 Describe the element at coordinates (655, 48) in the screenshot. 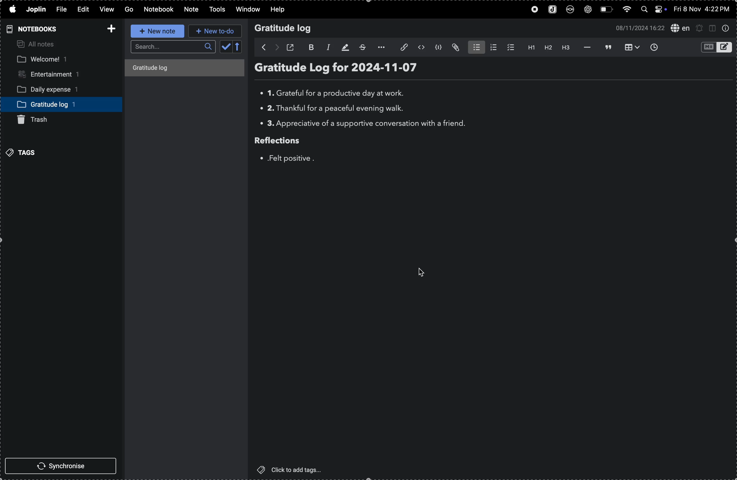

I see `inser time` at that location.